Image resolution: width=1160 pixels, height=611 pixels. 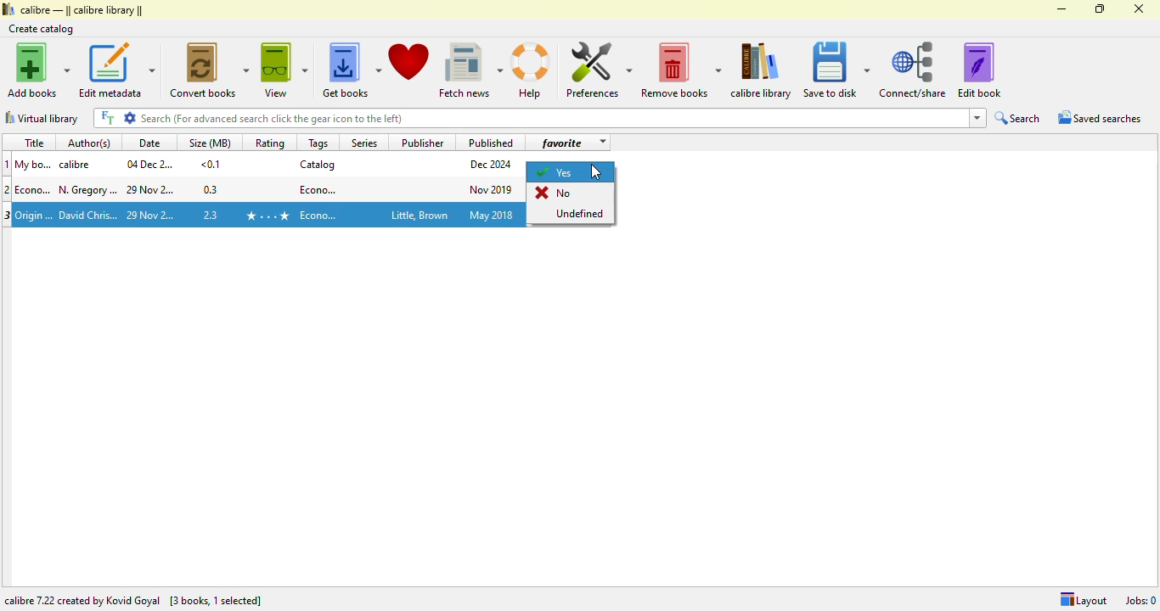 I want to click on size, so click(x=211, y=164).